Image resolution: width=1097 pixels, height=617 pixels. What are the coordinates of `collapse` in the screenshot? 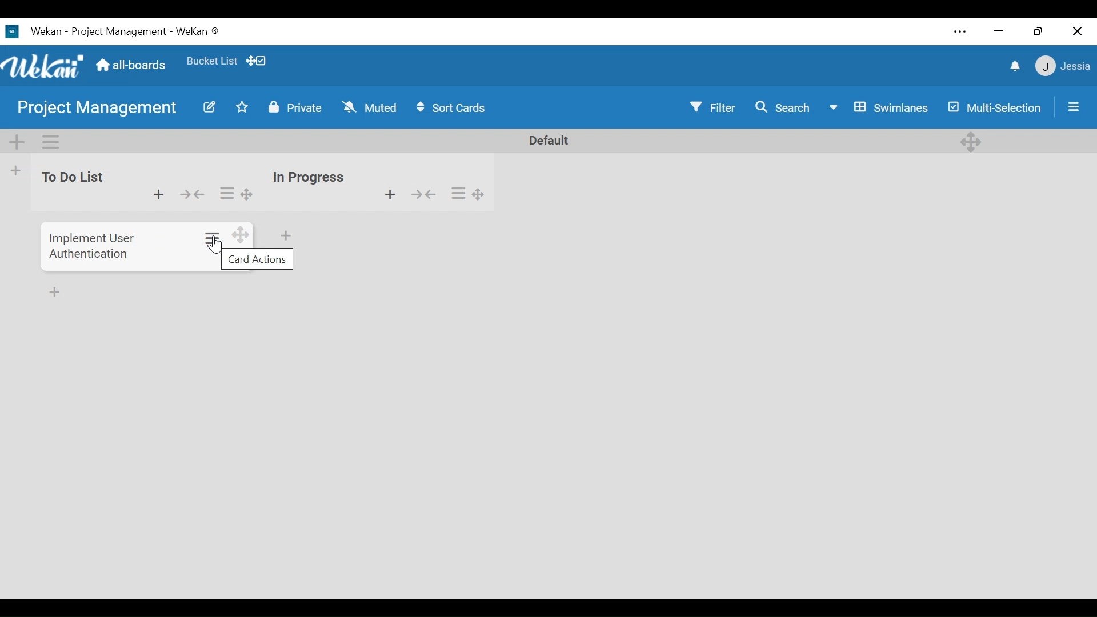 It's located at (425, 195).